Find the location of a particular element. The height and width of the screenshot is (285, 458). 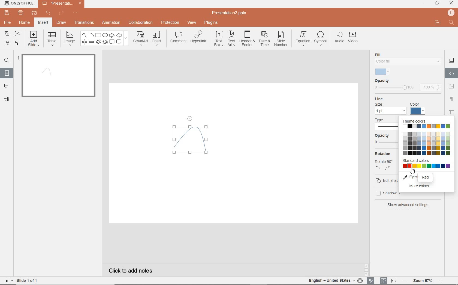

PASTE is located at coordinates (6, 43).